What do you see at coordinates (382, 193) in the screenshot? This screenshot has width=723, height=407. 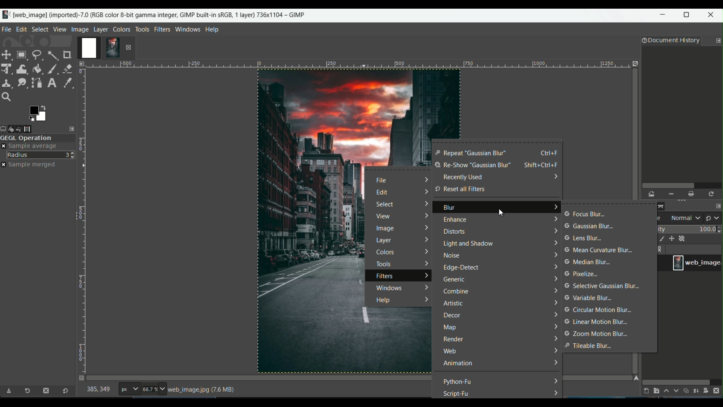 I see `edit` at bounding box center [382, 193].